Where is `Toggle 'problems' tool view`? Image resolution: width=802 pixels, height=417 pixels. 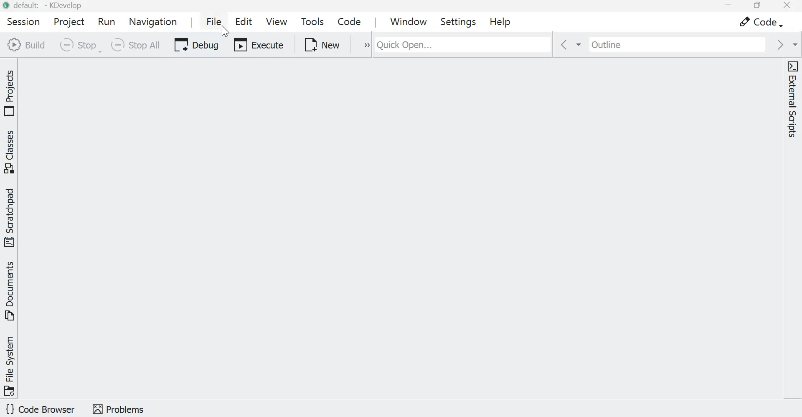
Toggle 'problems' tool view is located at coordinates (118, 408).